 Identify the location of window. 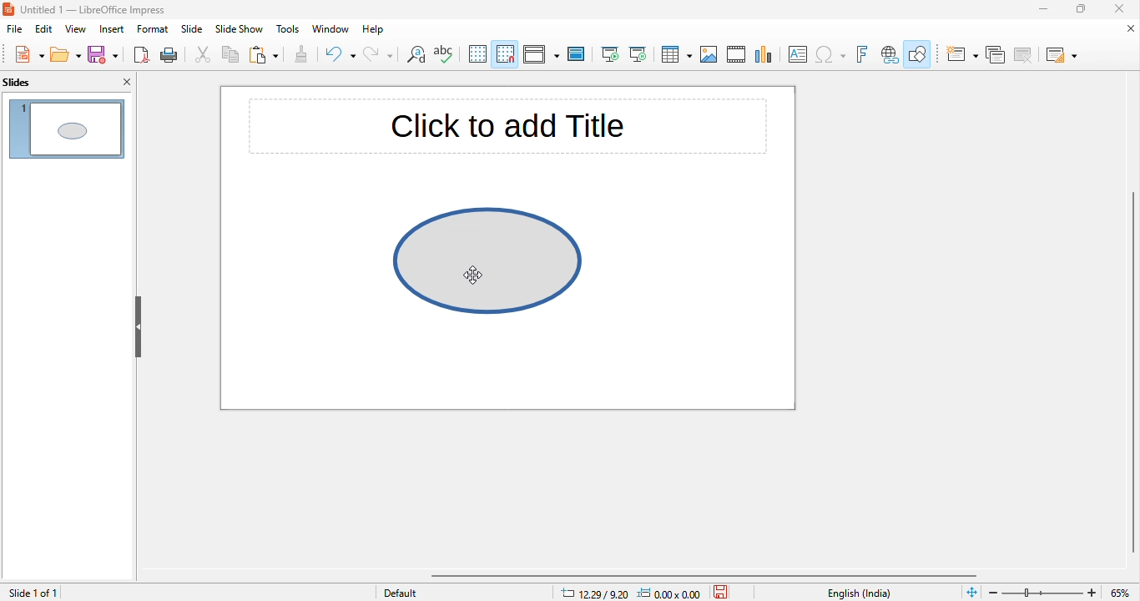
(333, 29).